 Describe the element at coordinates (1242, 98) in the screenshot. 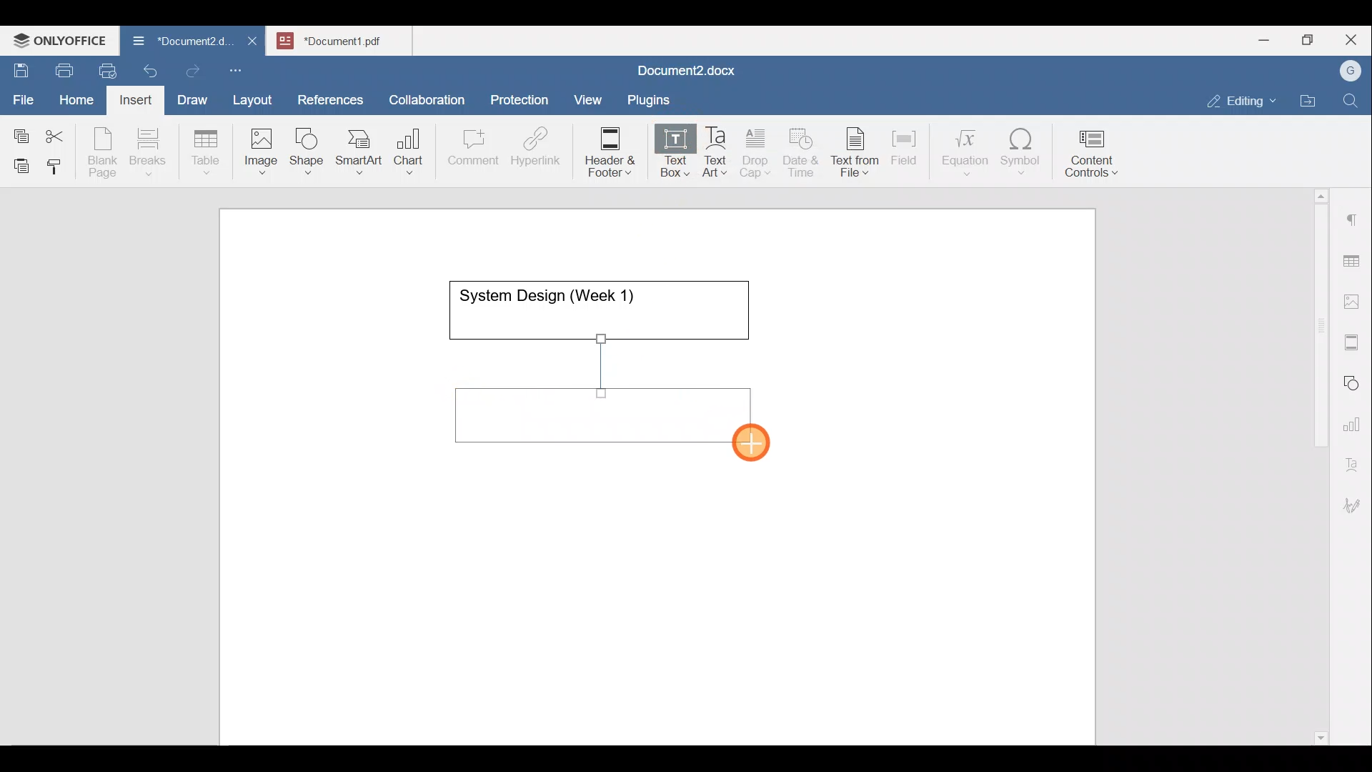

I see `Editing mode` at that location.